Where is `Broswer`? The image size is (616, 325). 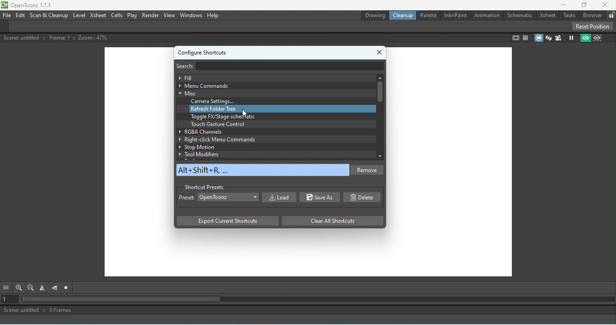 Broswer is located at coordinates (593, 15).